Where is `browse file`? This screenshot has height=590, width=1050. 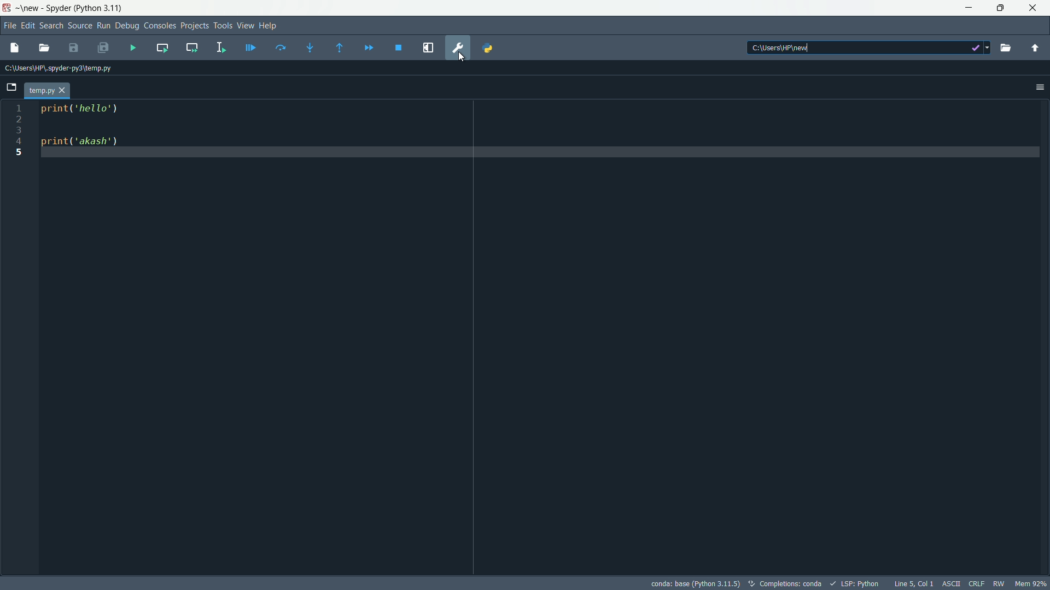 browse file is located at coordinates (45, 49).